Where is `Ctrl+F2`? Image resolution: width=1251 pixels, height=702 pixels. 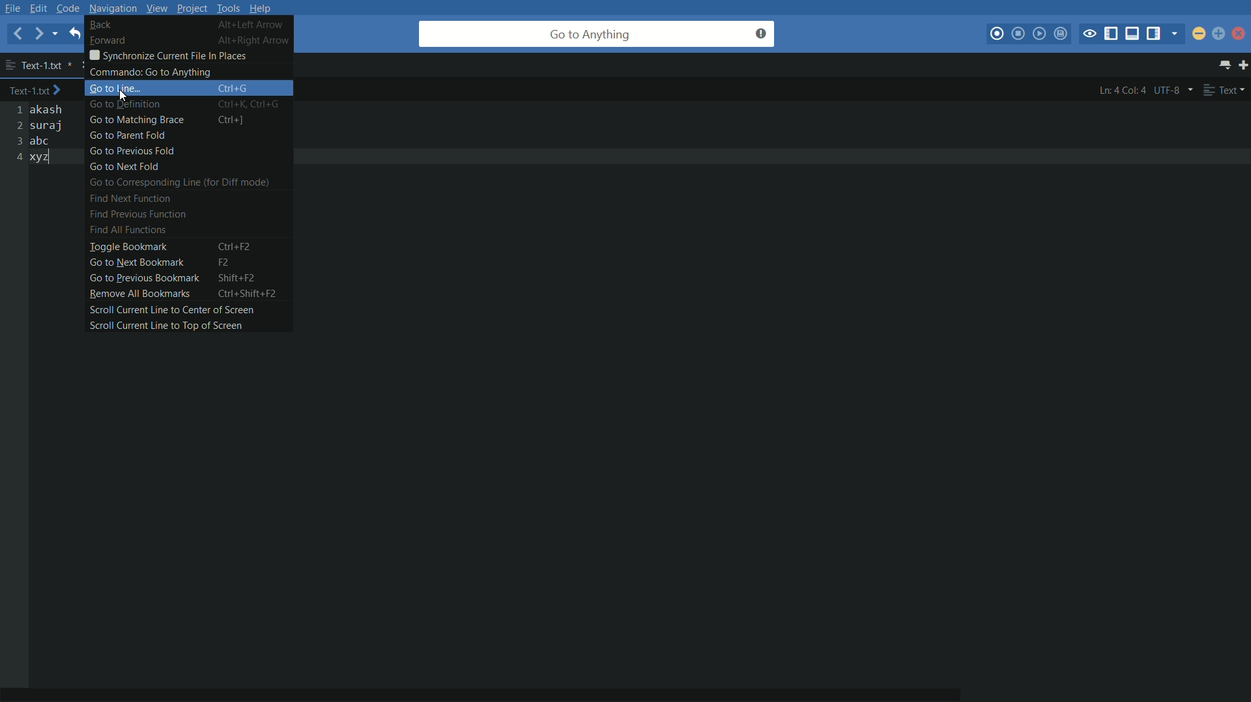 Ctrl+F2 is located at coordinates (240, 246).